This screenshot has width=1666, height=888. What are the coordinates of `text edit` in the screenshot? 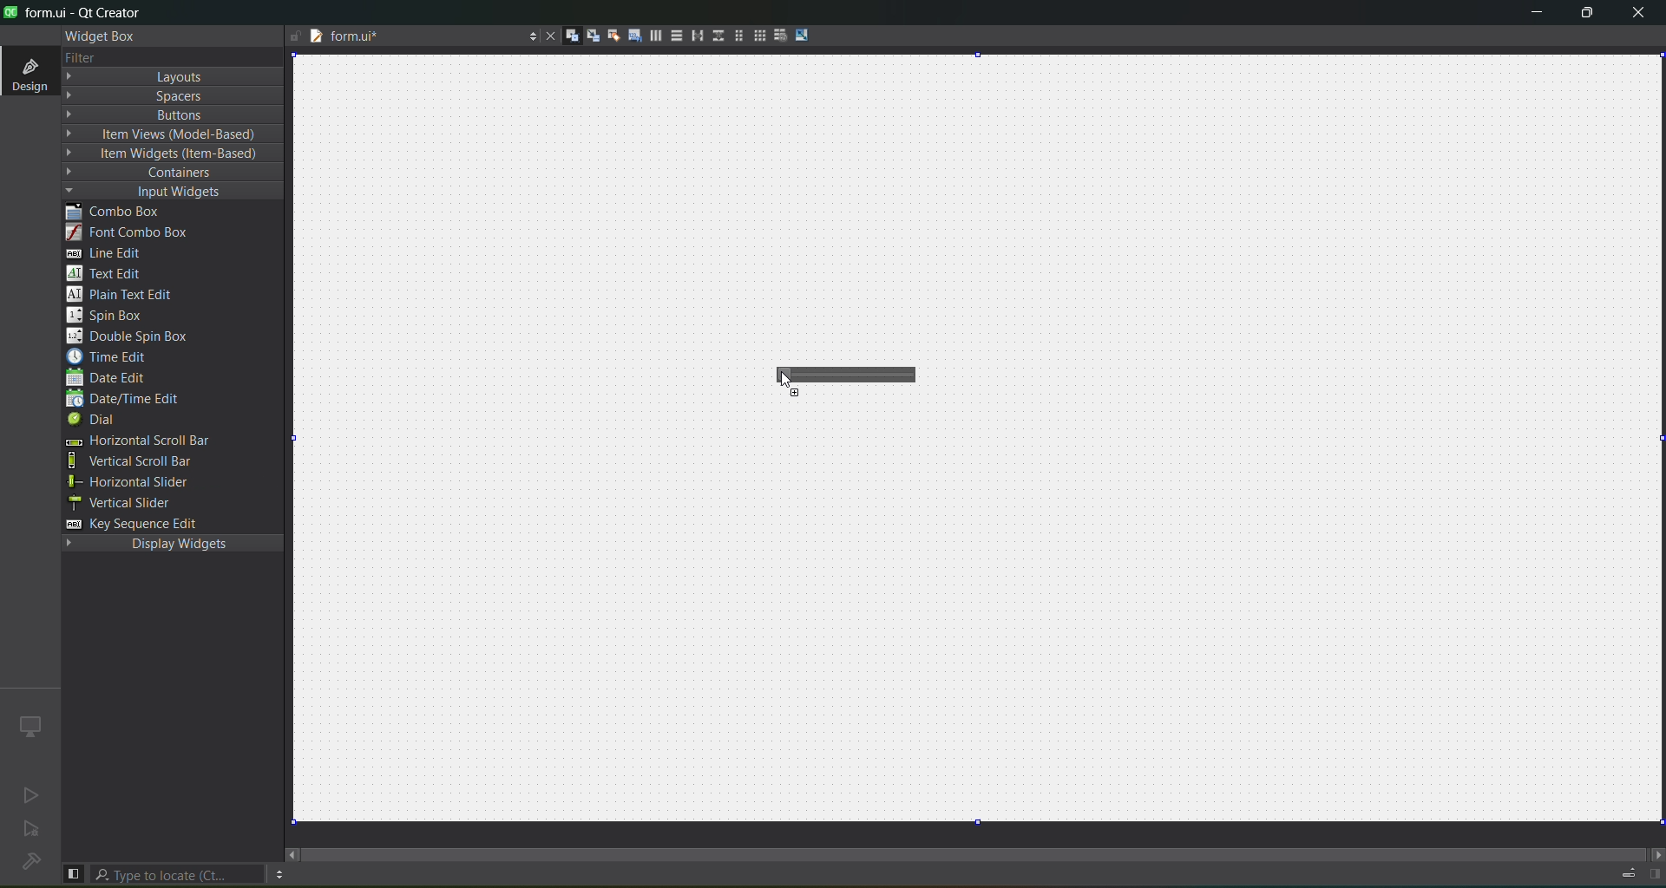 It's located at (109, 275).